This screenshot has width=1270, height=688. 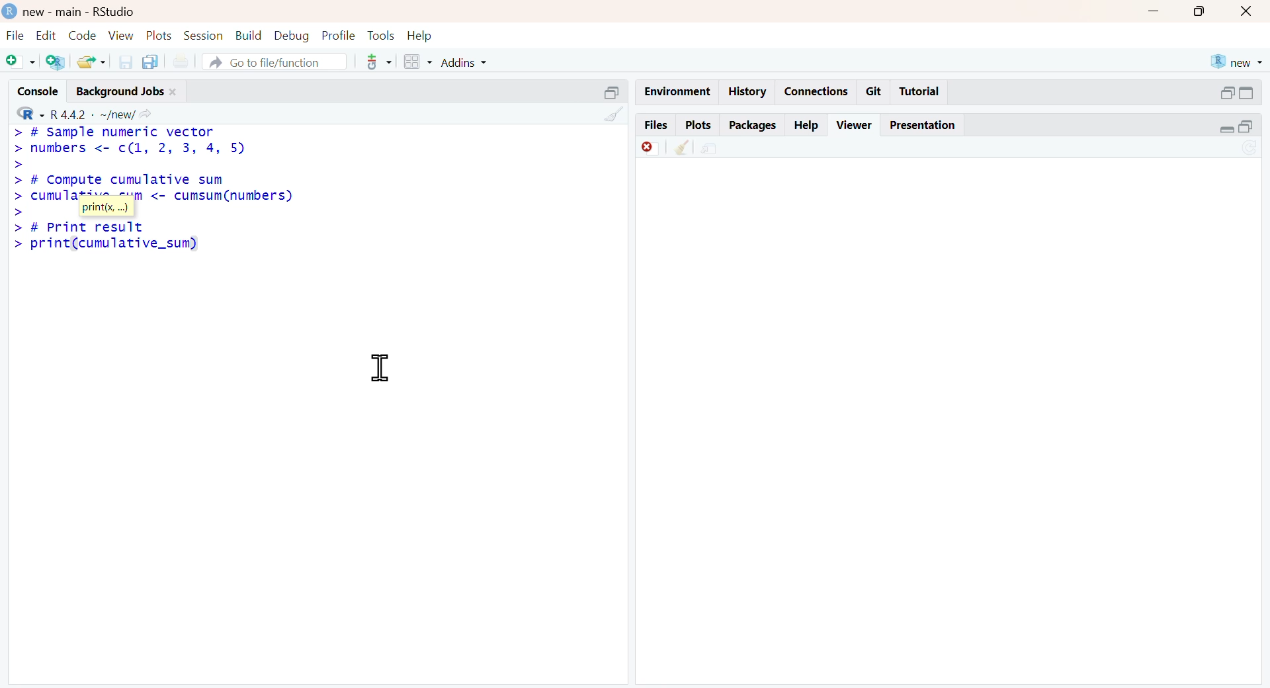 What do you see at coordinates (873, 92) in the screenshot?
I see `Git` at bounding box center [873, 92].